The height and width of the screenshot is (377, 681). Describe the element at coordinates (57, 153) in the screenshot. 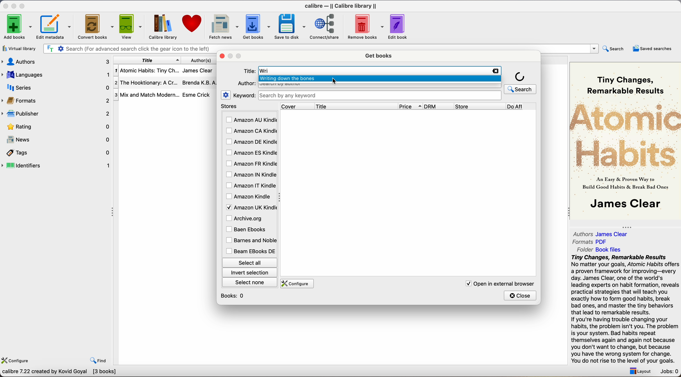

I see `tags` at that location.